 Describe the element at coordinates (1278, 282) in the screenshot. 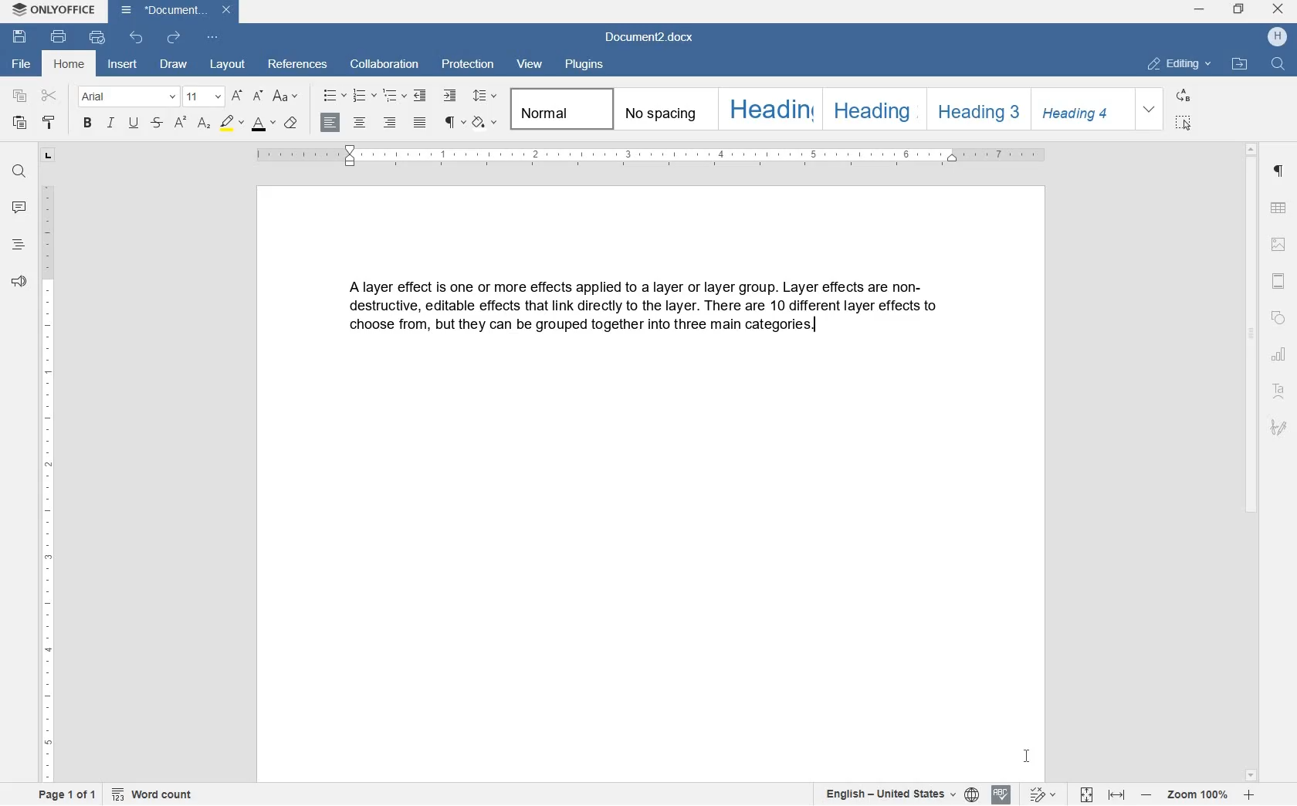

I see `headers & footers` at that location.